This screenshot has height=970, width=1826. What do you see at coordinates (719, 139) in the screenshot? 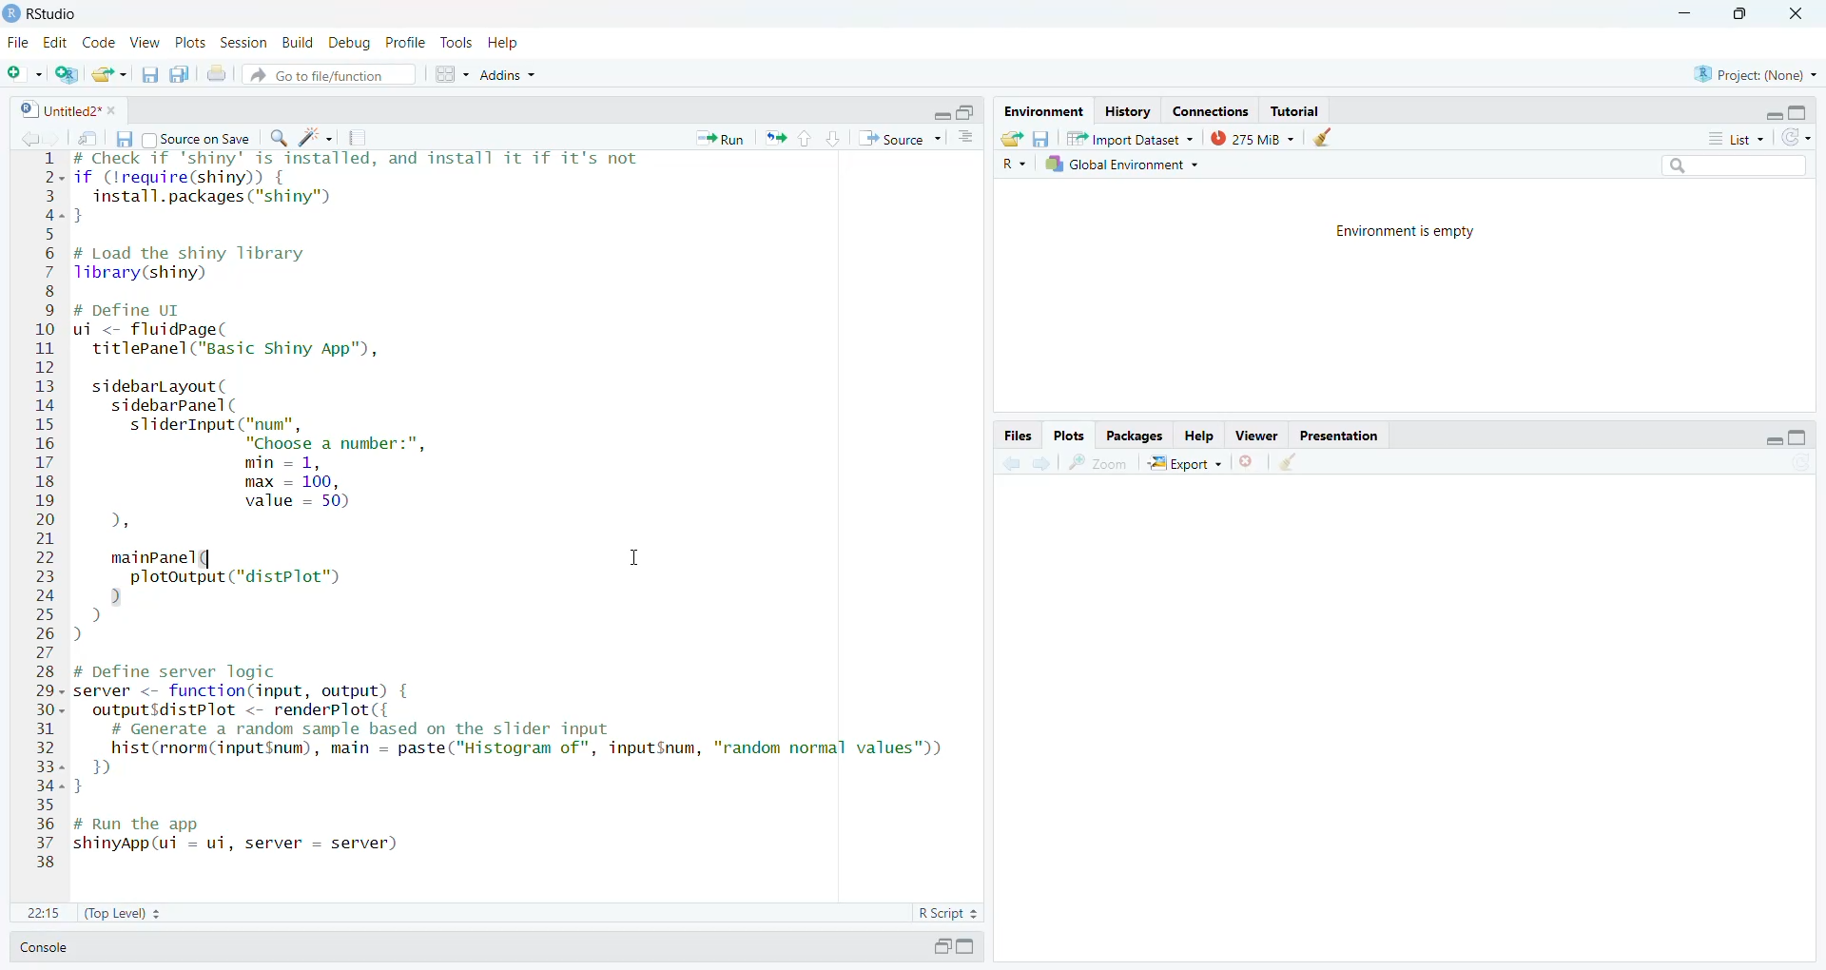
I see `Run` at bounding box center [719, 139].